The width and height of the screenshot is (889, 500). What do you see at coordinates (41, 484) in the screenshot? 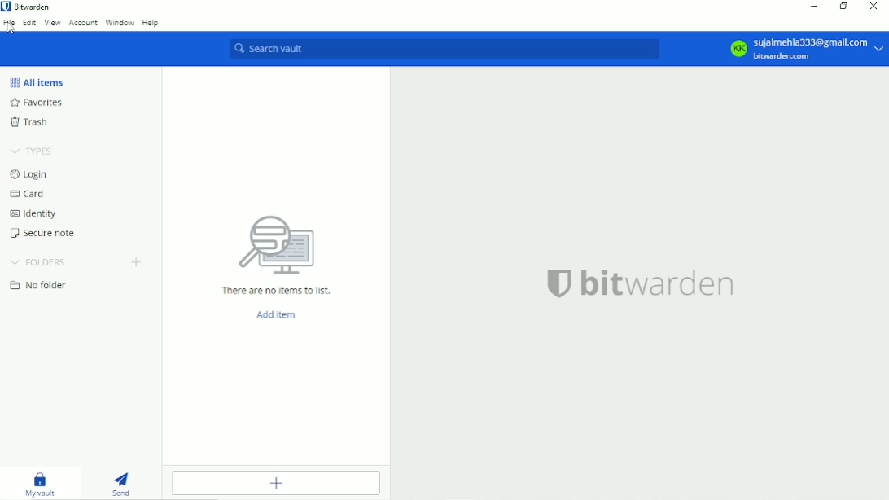
I see `My vault` at bounding box center [41, 484].